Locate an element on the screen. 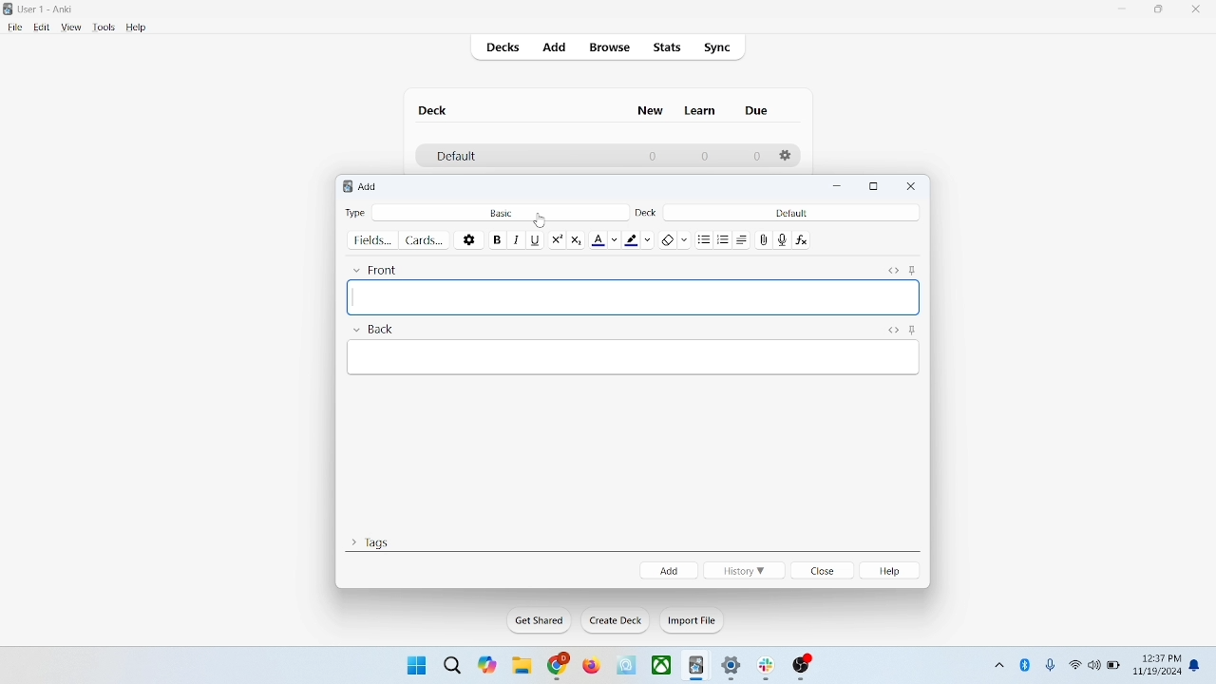 The width and height of the screenshot is (1216, 684). cards is located at coordinates (424, 240).